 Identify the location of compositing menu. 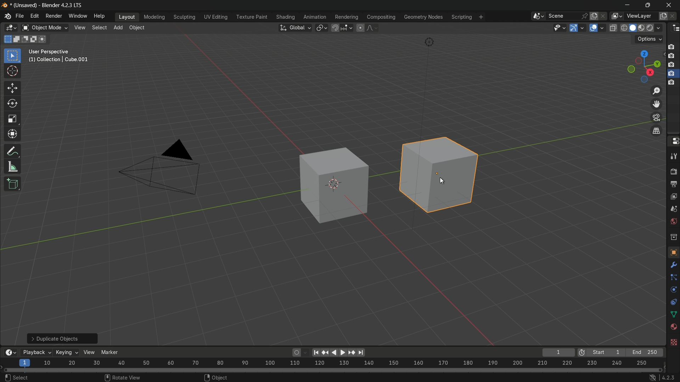
(381, 17).